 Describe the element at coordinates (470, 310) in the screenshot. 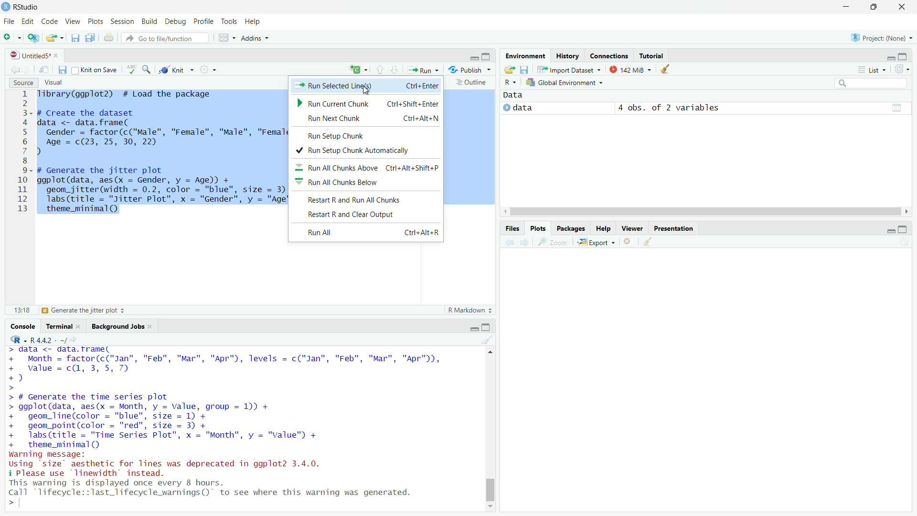

I see `R markdown` at that location.